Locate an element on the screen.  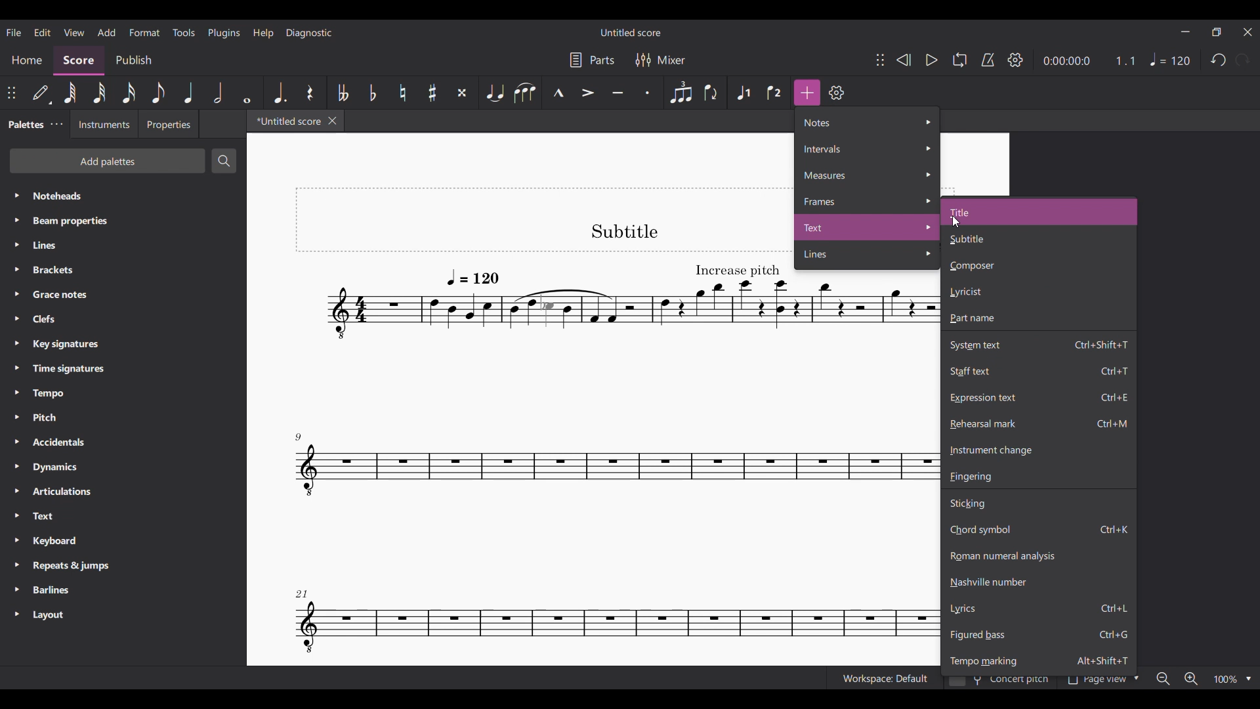
Add, highlighted as current selection is located at coordinates (807, 93).